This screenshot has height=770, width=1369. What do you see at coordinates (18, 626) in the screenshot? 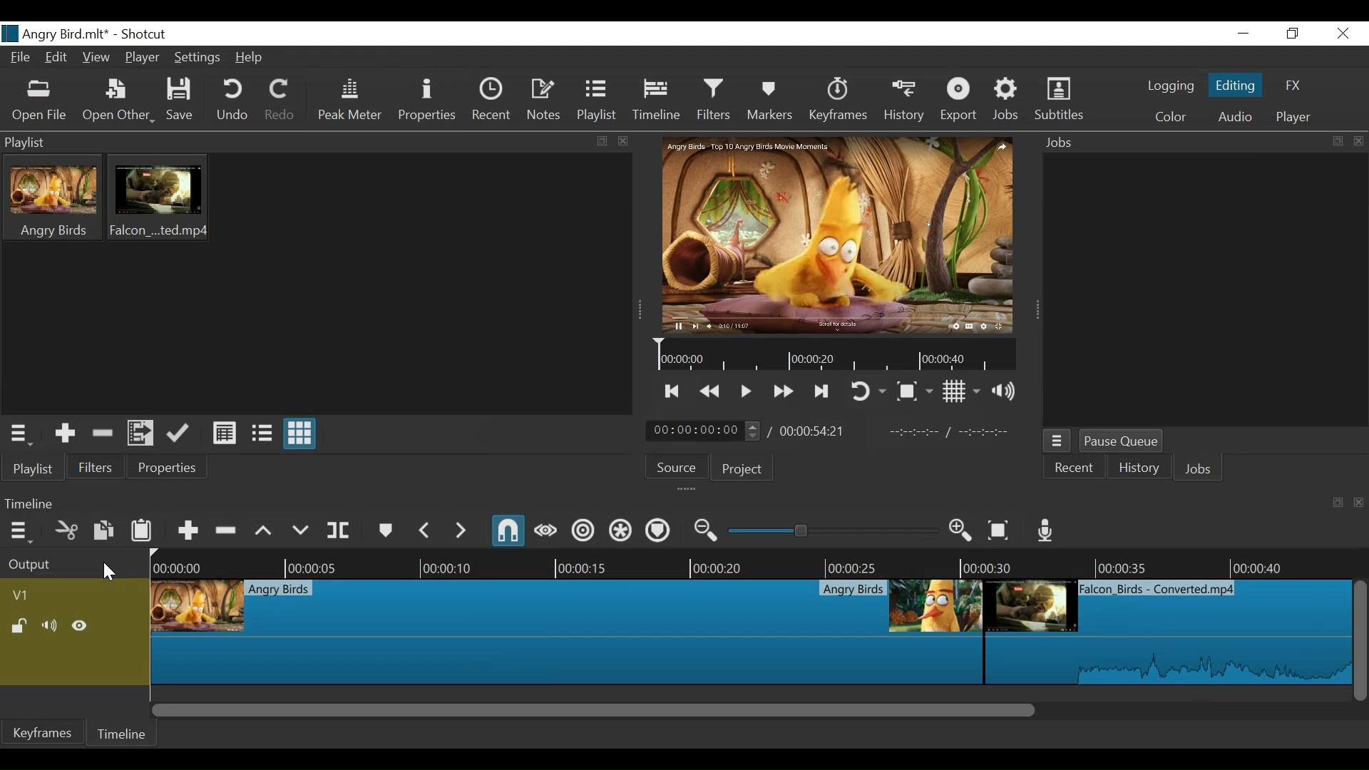
I see `(un)lock track` at bounding box center [18, 626].